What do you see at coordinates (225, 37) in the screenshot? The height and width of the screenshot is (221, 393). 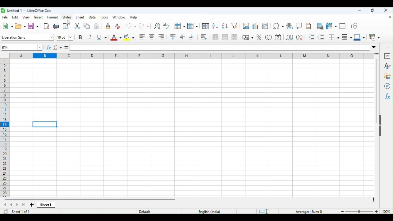 I see `Merging` at bounding box center [225, 37].